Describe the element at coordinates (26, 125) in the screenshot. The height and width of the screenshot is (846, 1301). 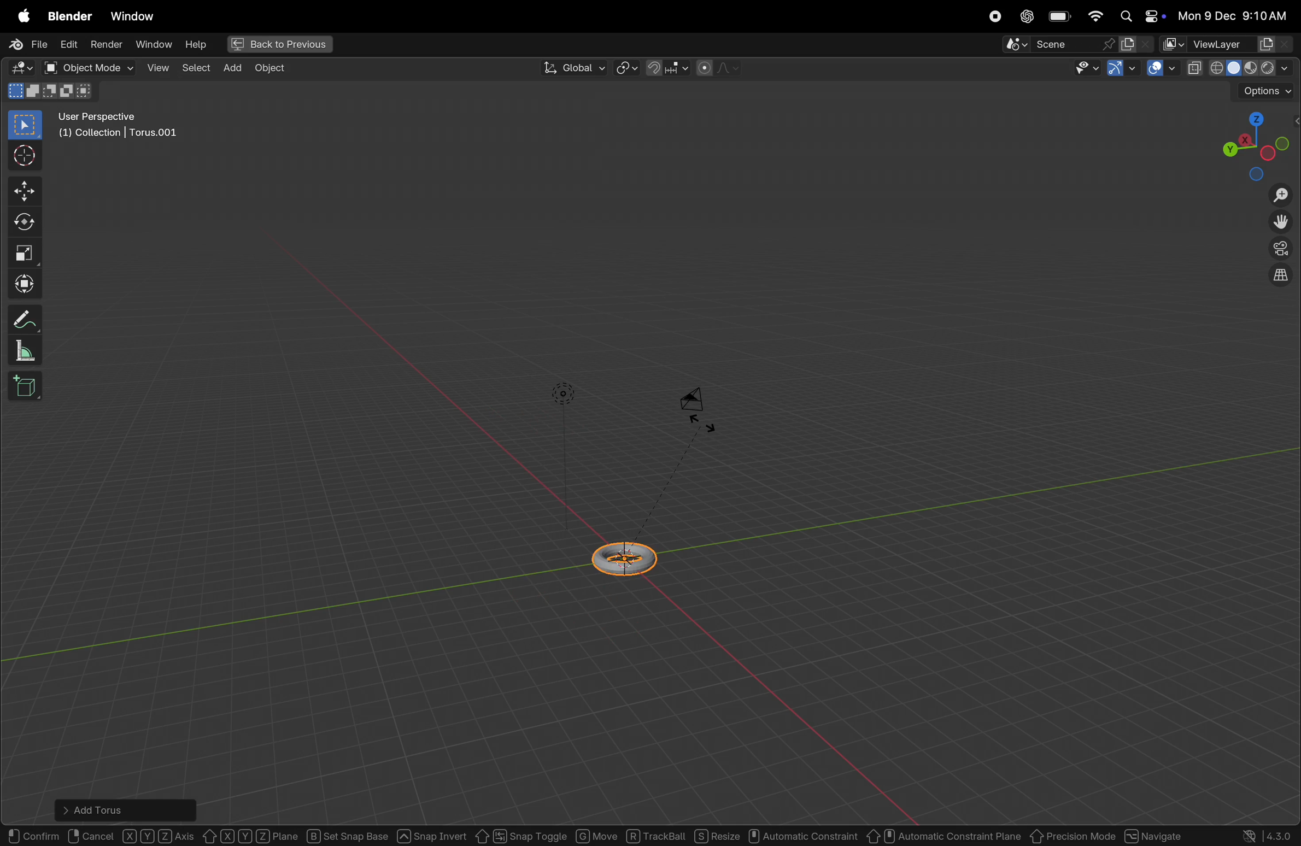
I see `select` at that location.